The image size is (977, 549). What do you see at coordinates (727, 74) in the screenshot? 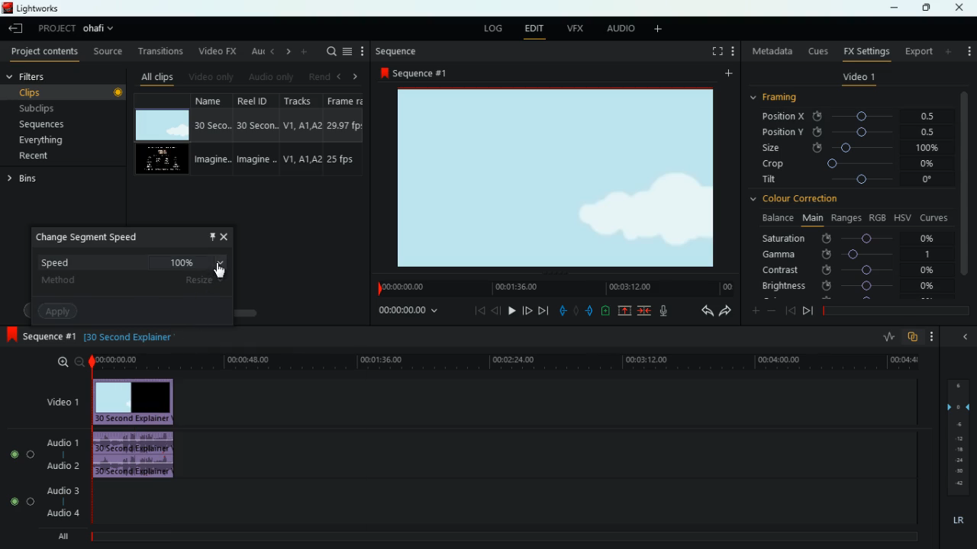
I see `more` at bounding box center [727, 74].